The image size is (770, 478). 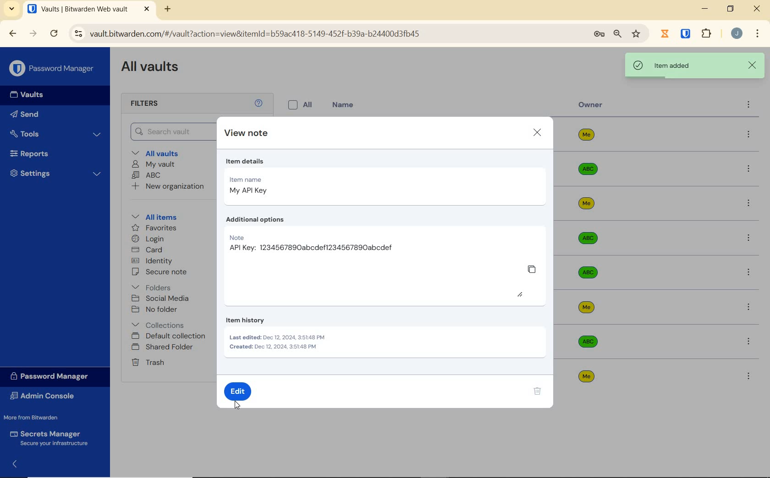 I want to click on Collections, so click(x=160, y=323).